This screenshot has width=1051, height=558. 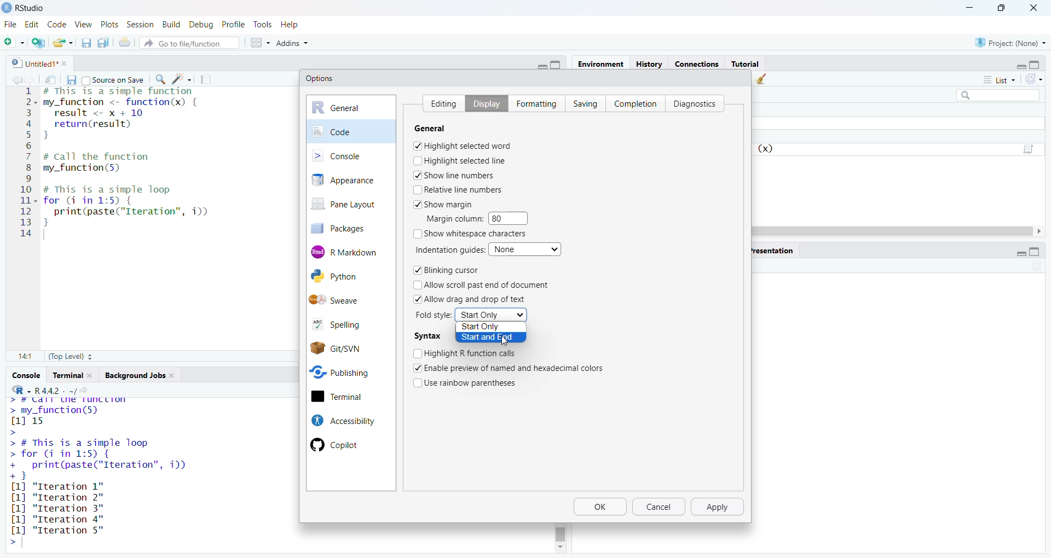 What do you see at coordinates (472, 234) in the screenshot?
I see `show whitespace characters` at bounding box center [472, 234].